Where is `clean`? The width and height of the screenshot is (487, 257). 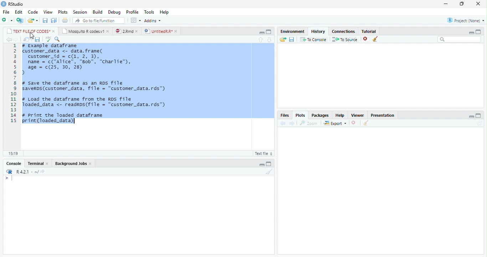 clean is located at coordinates (366, 123).